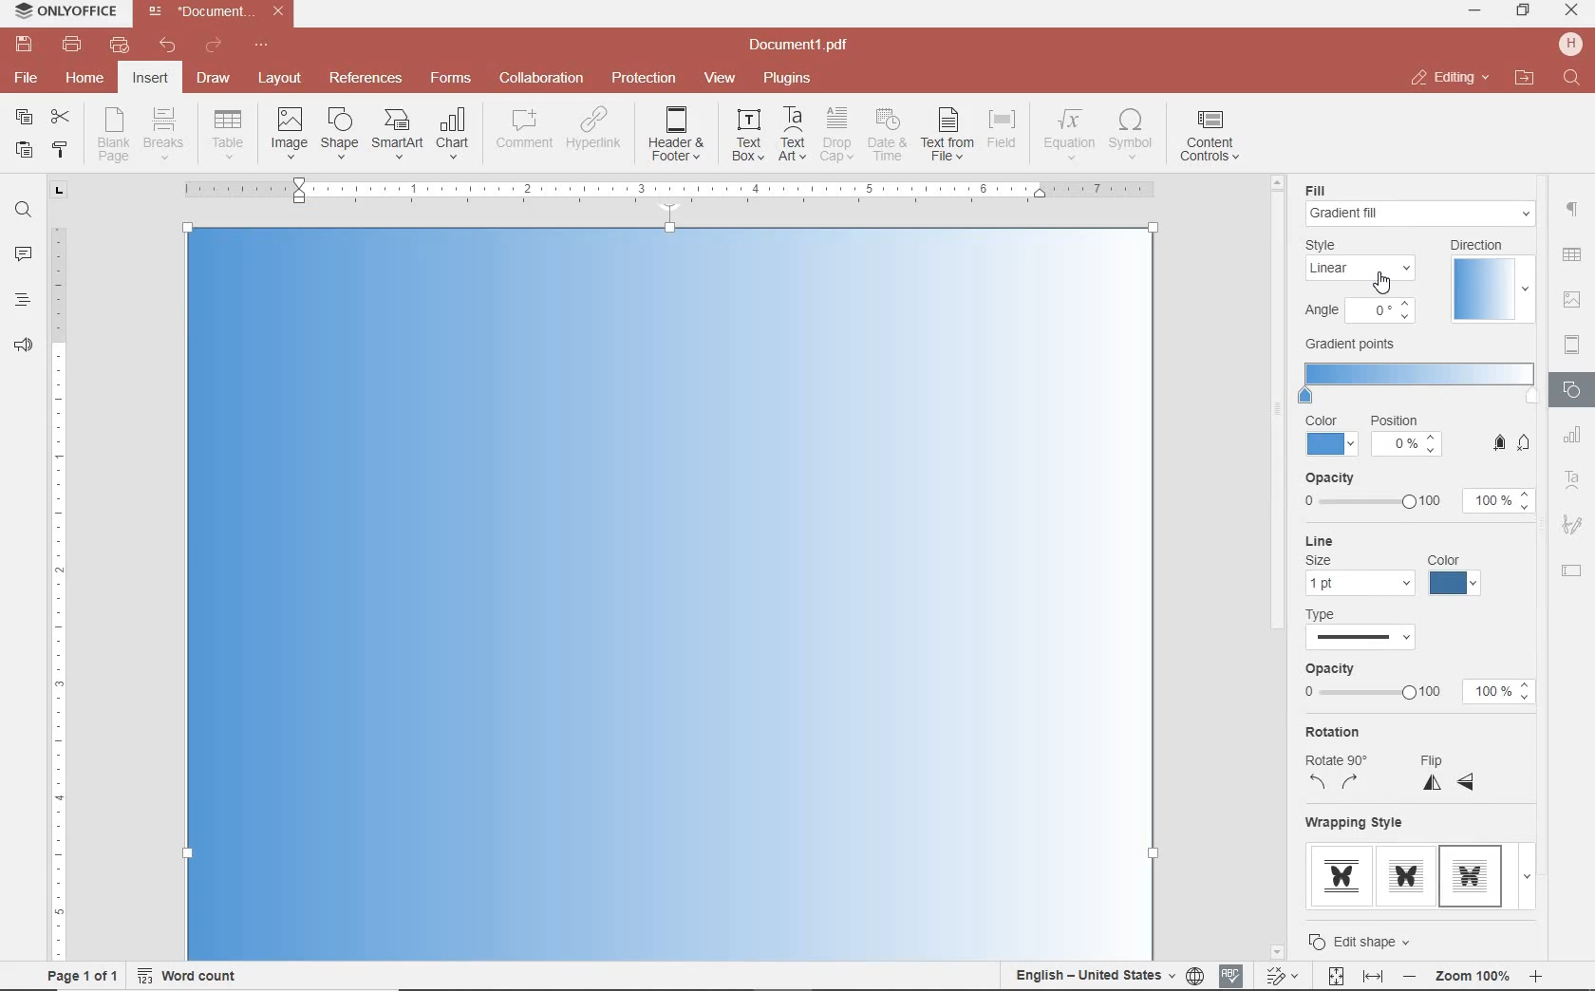 Image resolution: width=1595 pixels, height=991 pixels. What do you see at coordinates (1131, 133) in the screenshot?
I see `INSERT SYMBOL` at bounding box center [1131, 133].